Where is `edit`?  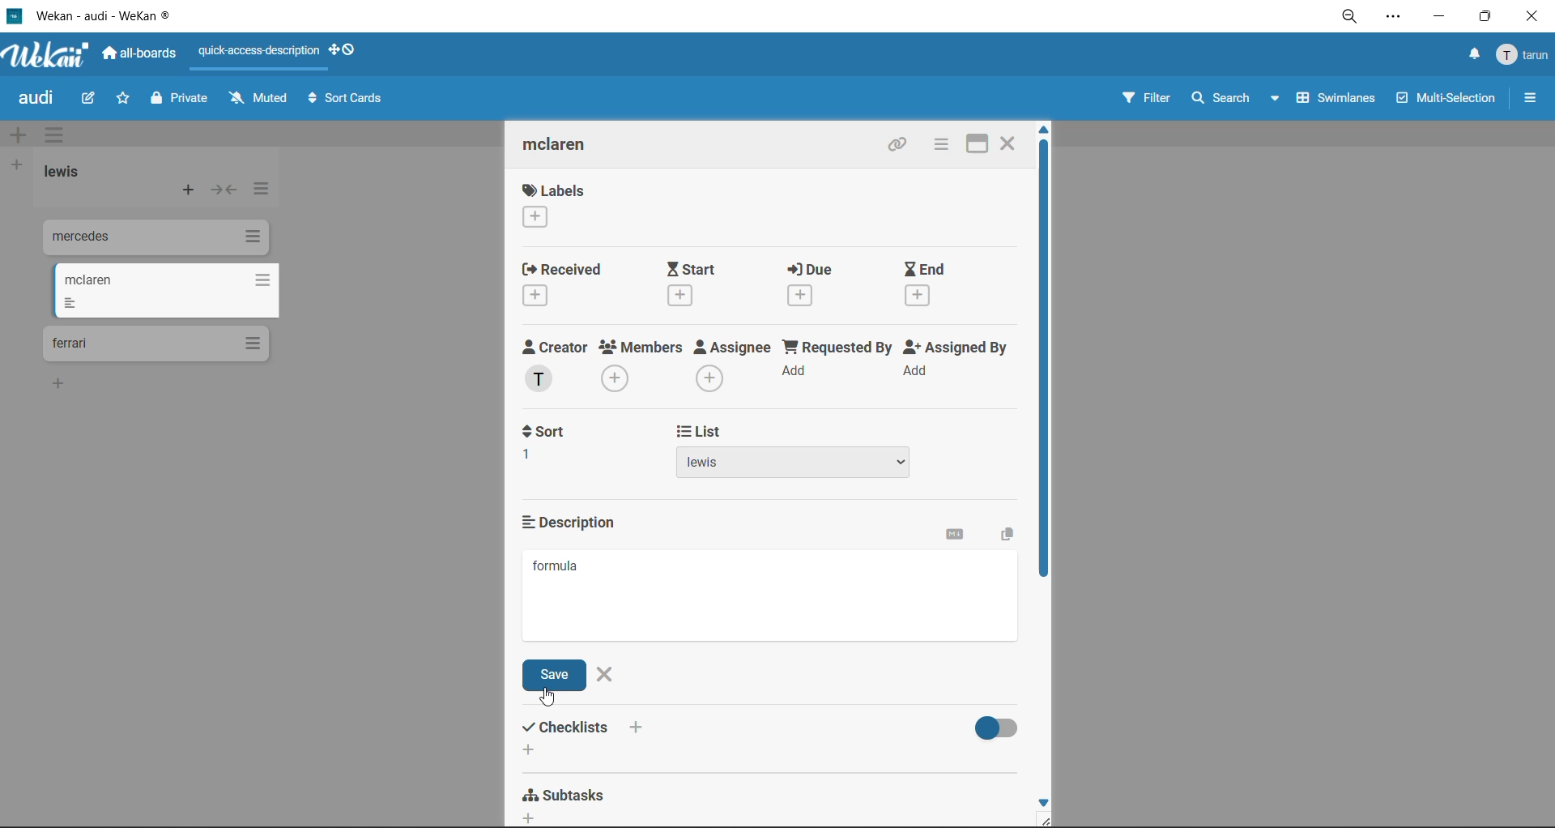 edit is located at coordinates (88, 100).